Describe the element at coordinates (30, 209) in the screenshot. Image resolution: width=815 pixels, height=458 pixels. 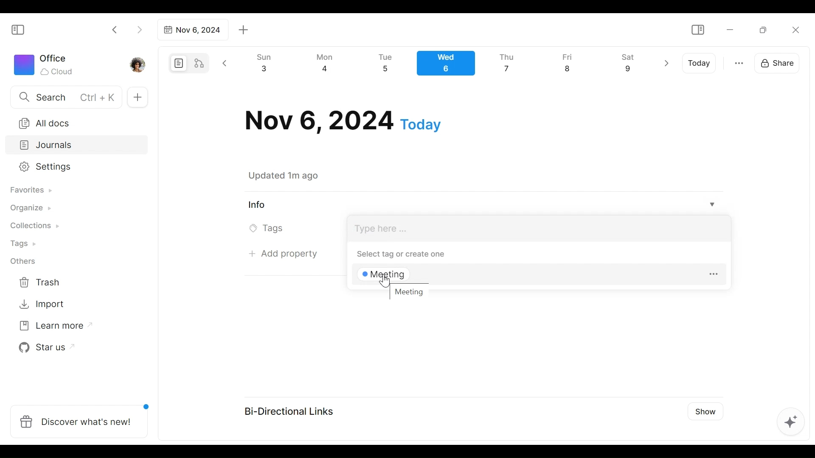
I see `Organize` at that location.